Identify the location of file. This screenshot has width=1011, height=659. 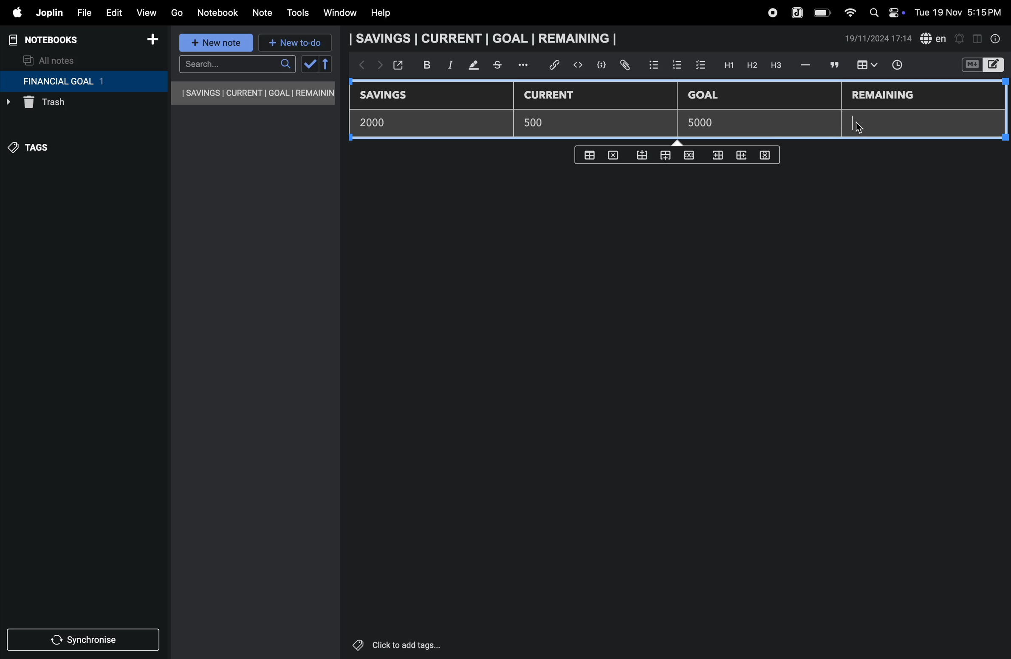
(81, 11).